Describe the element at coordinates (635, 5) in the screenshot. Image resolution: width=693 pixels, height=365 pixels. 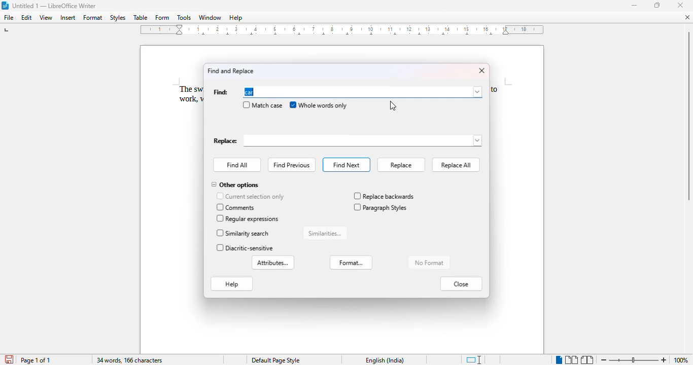
I see `minimize` at that location.